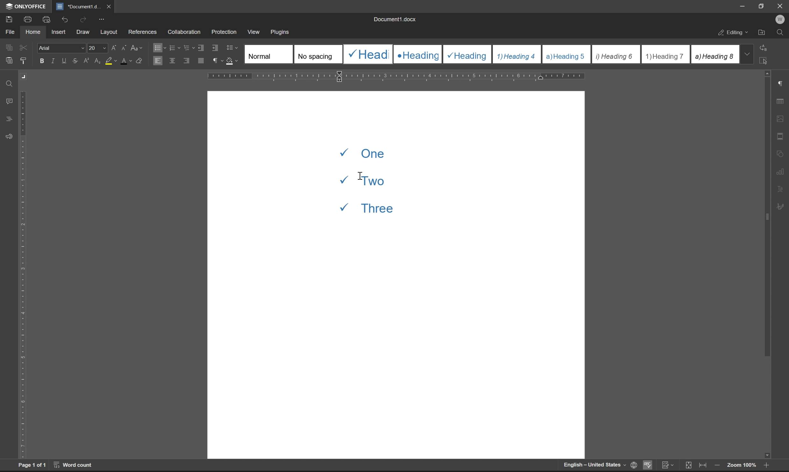 The width and height of the screenshot is (789, 472). I want to click on file, so click(10, 32).